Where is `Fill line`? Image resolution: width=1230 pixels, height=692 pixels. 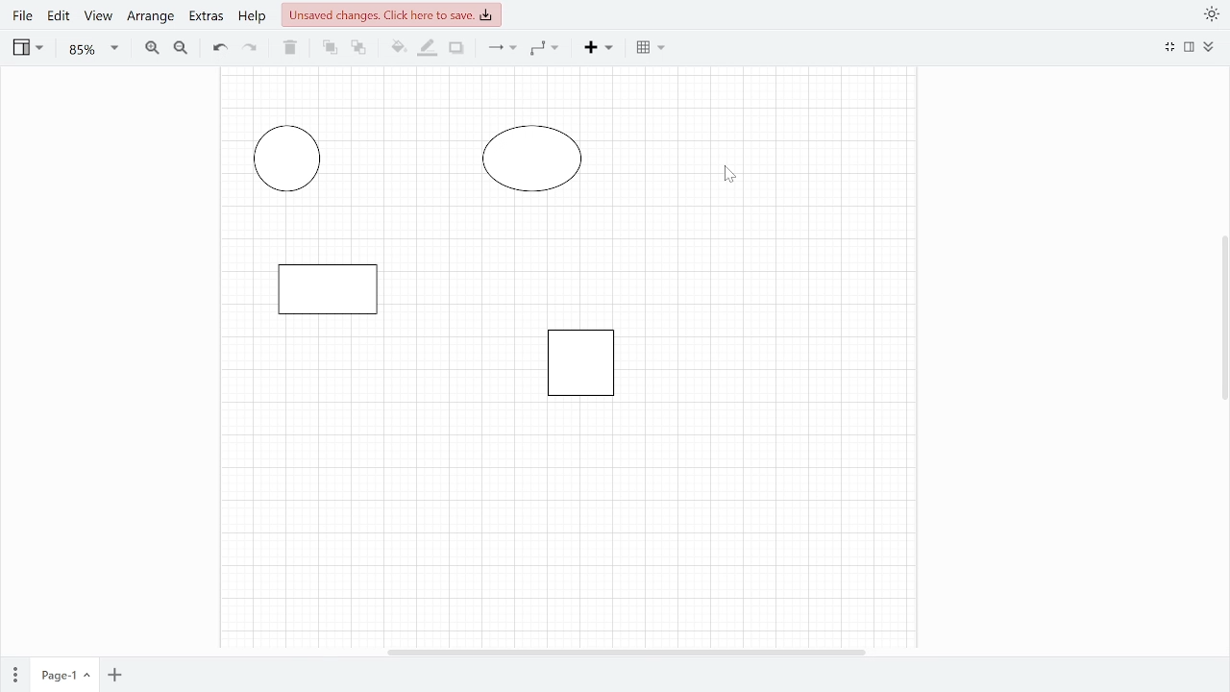
Fill line is located at coordinates (428, 47).